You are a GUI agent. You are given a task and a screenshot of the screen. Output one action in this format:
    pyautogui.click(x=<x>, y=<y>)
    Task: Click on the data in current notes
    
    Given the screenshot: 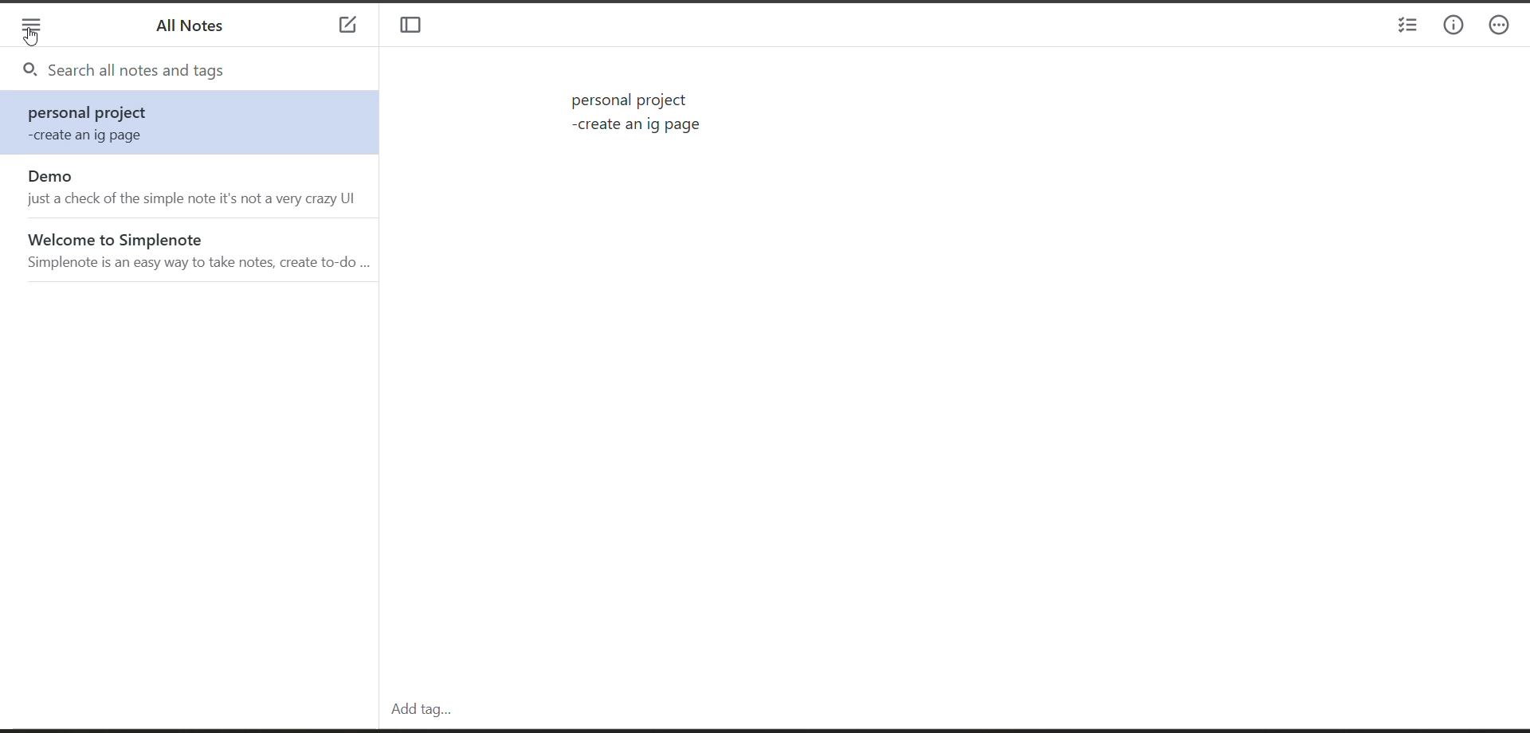 What is the action you would take?
    pyautogui.click(x=640, y=116)
    